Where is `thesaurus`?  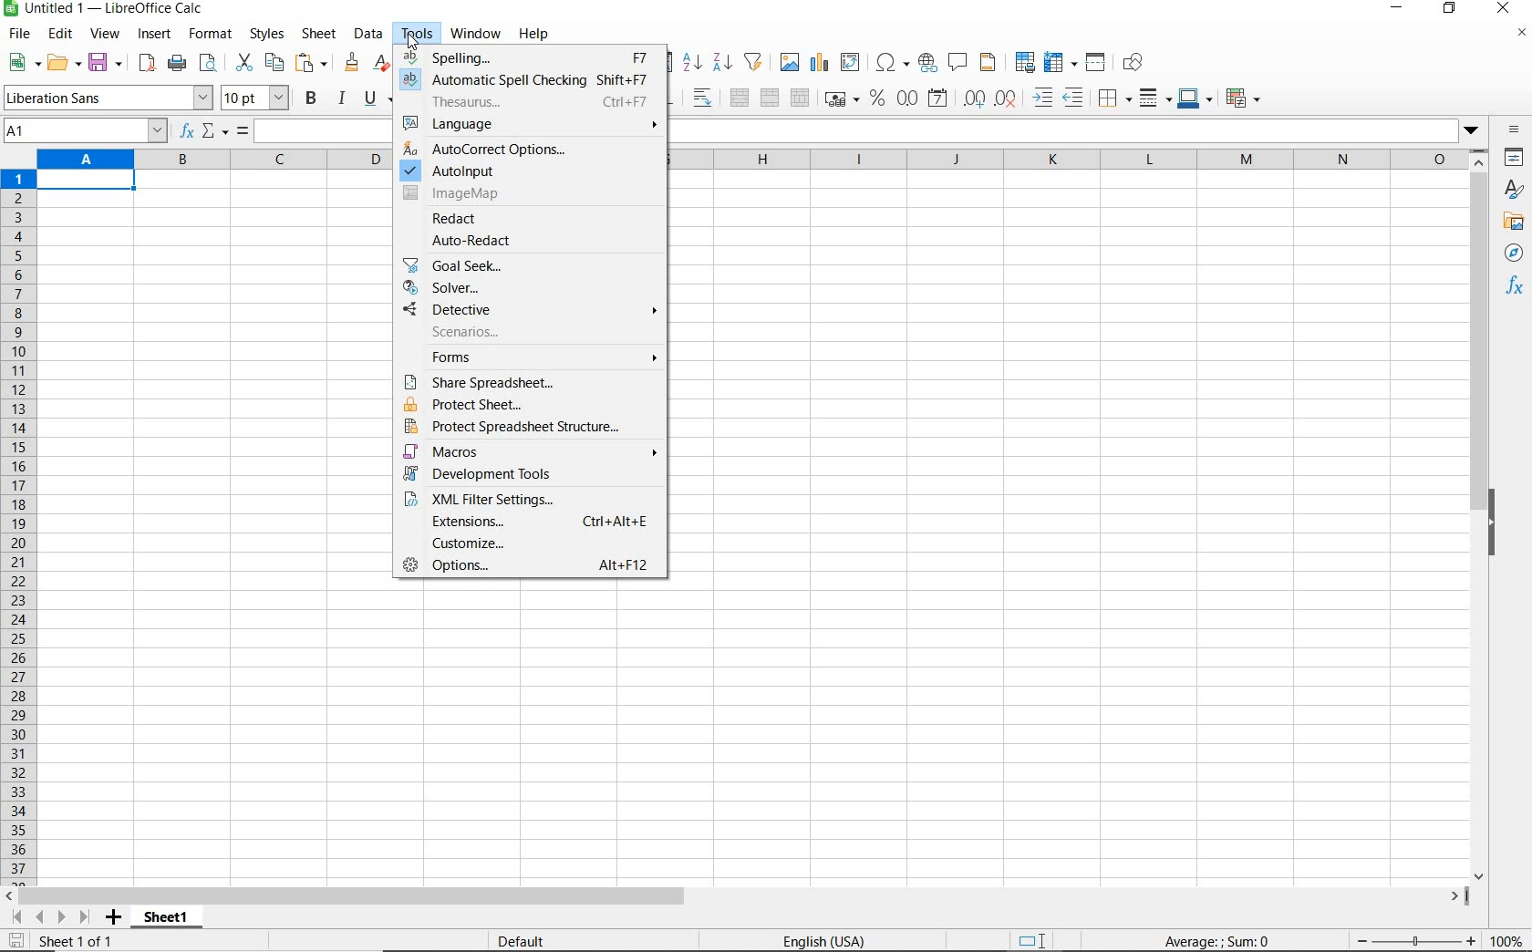 thesaurus is located at coordinates (543, 100).